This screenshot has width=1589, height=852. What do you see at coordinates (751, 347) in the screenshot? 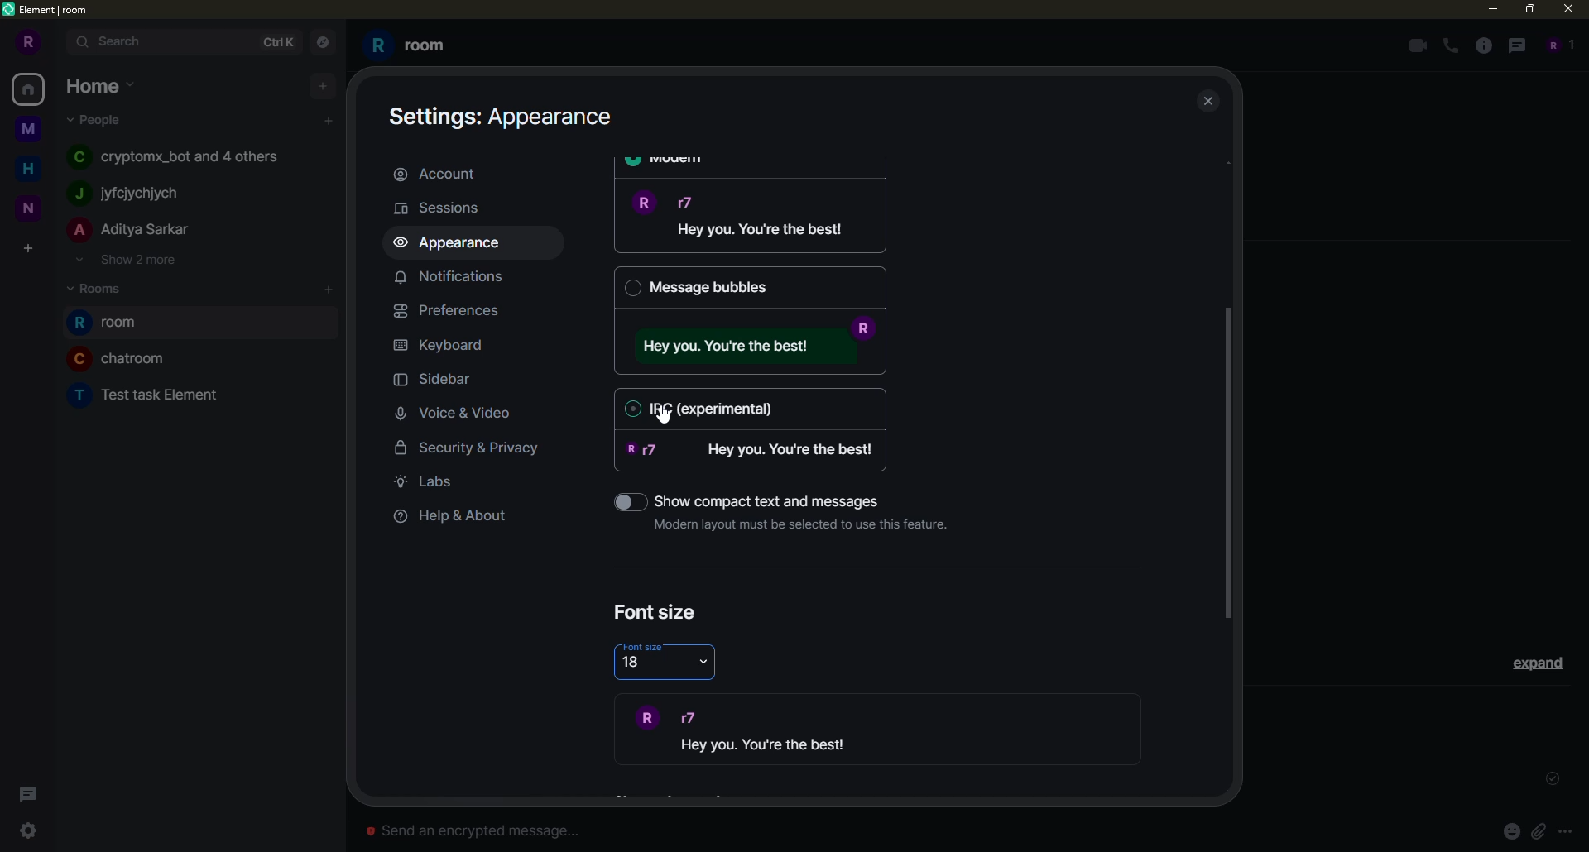
I see `message` at bounding box center [751, 347].